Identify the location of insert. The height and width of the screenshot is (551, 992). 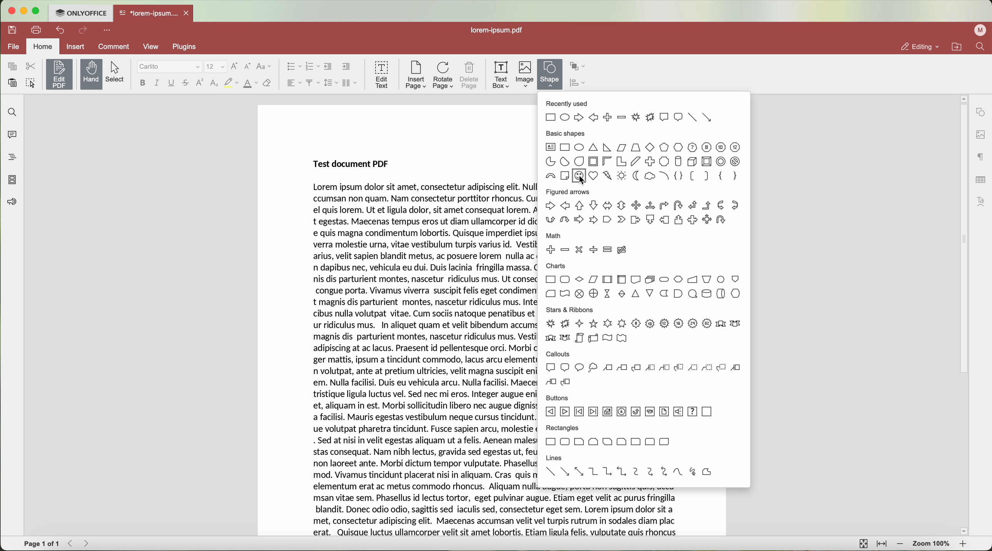
(76, 46).